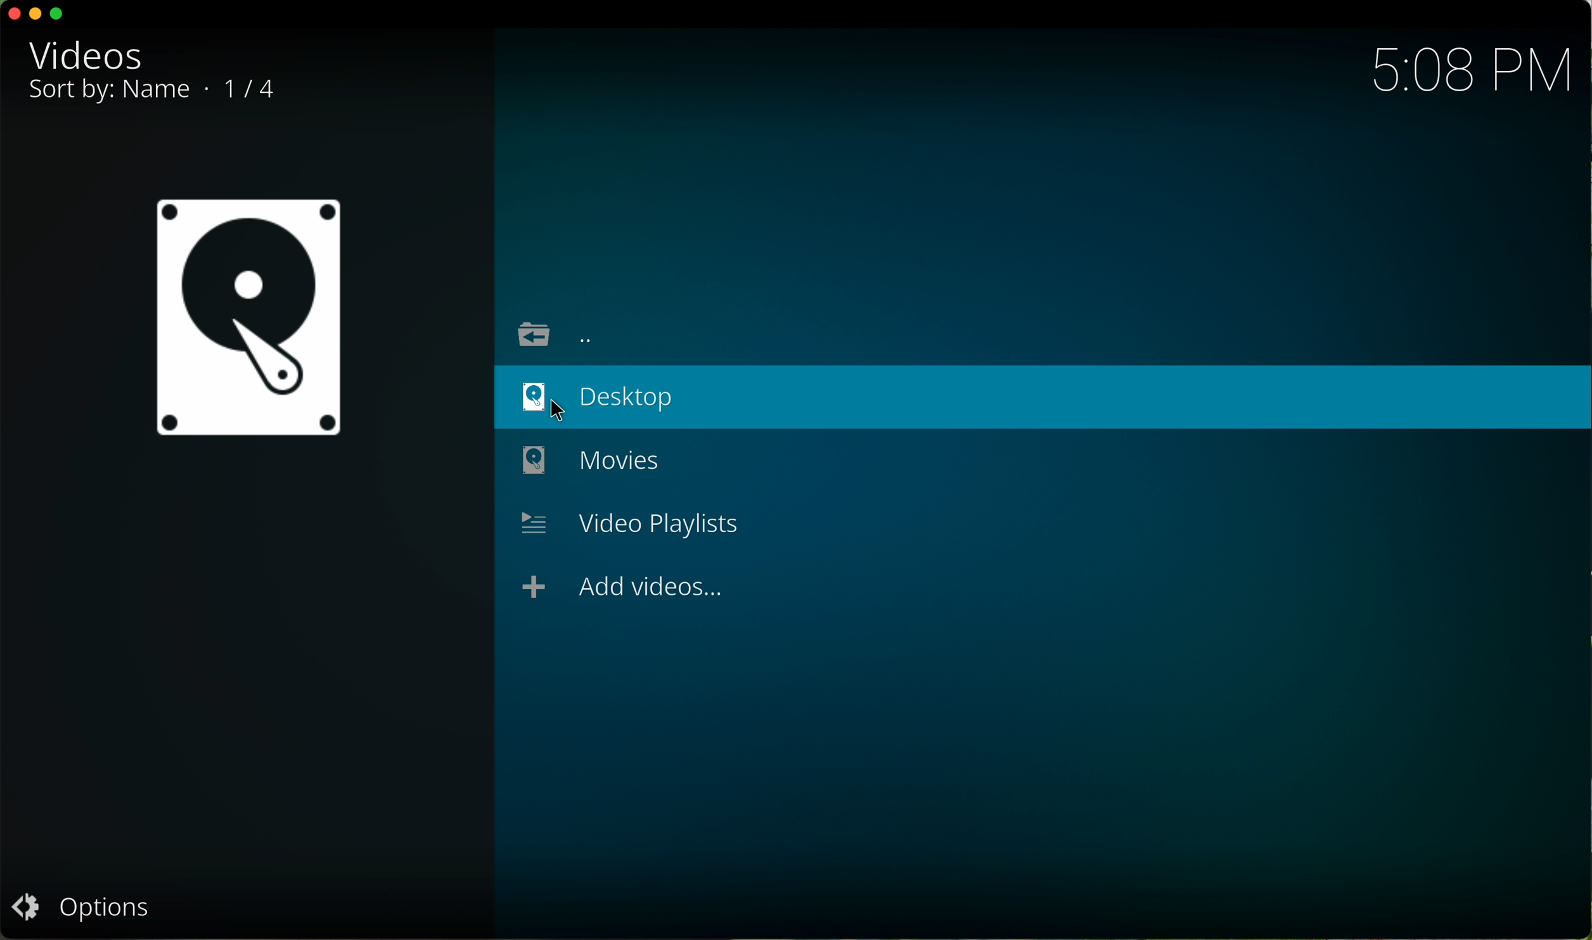  I want to click on movies, so click(590, 458).